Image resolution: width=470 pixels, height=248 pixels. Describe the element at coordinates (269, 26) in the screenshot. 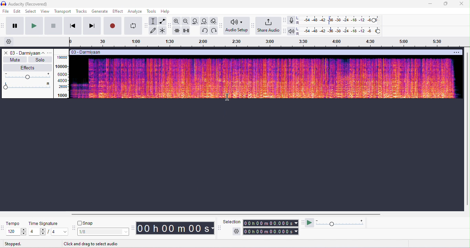

I see `share audio` at that location.